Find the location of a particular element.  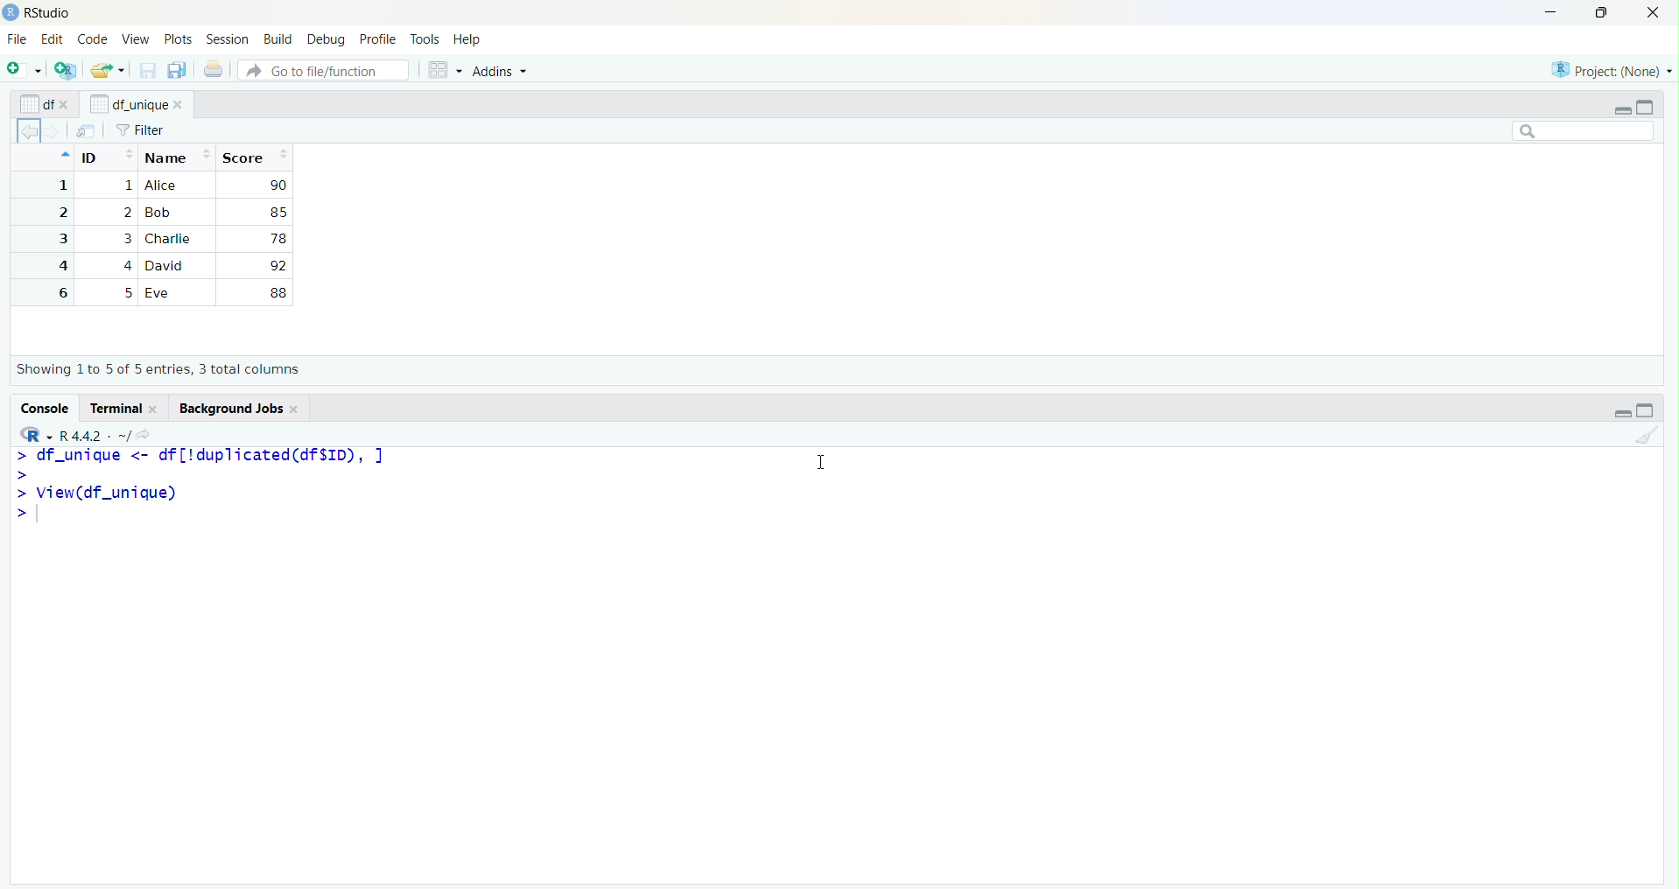

Tools is located at coordinates (425, 40).